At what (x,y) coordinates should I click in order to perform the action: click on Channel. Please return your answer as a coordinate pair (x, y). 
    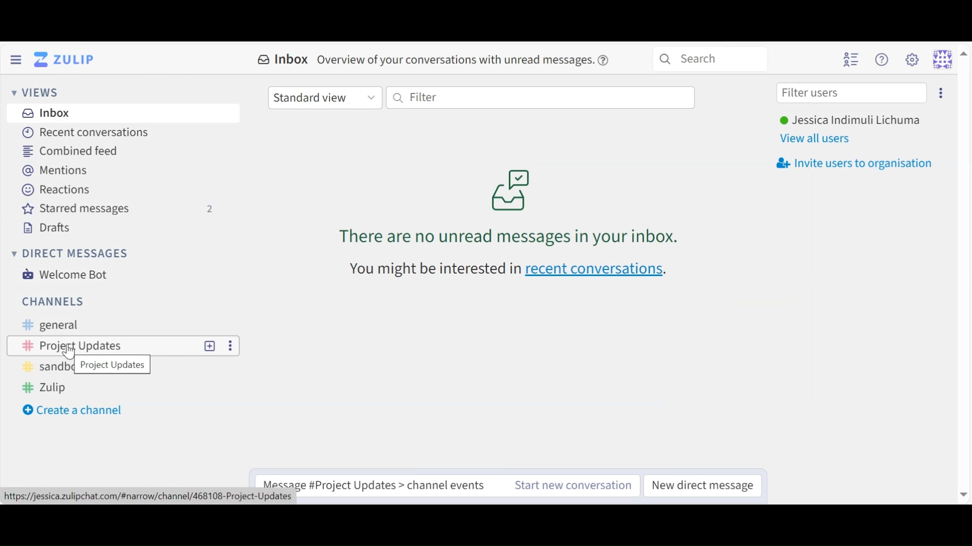
    Looking at the image, I should click on (53, 301).